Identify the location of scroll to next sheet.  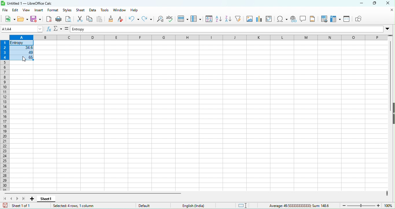
(19, 197).